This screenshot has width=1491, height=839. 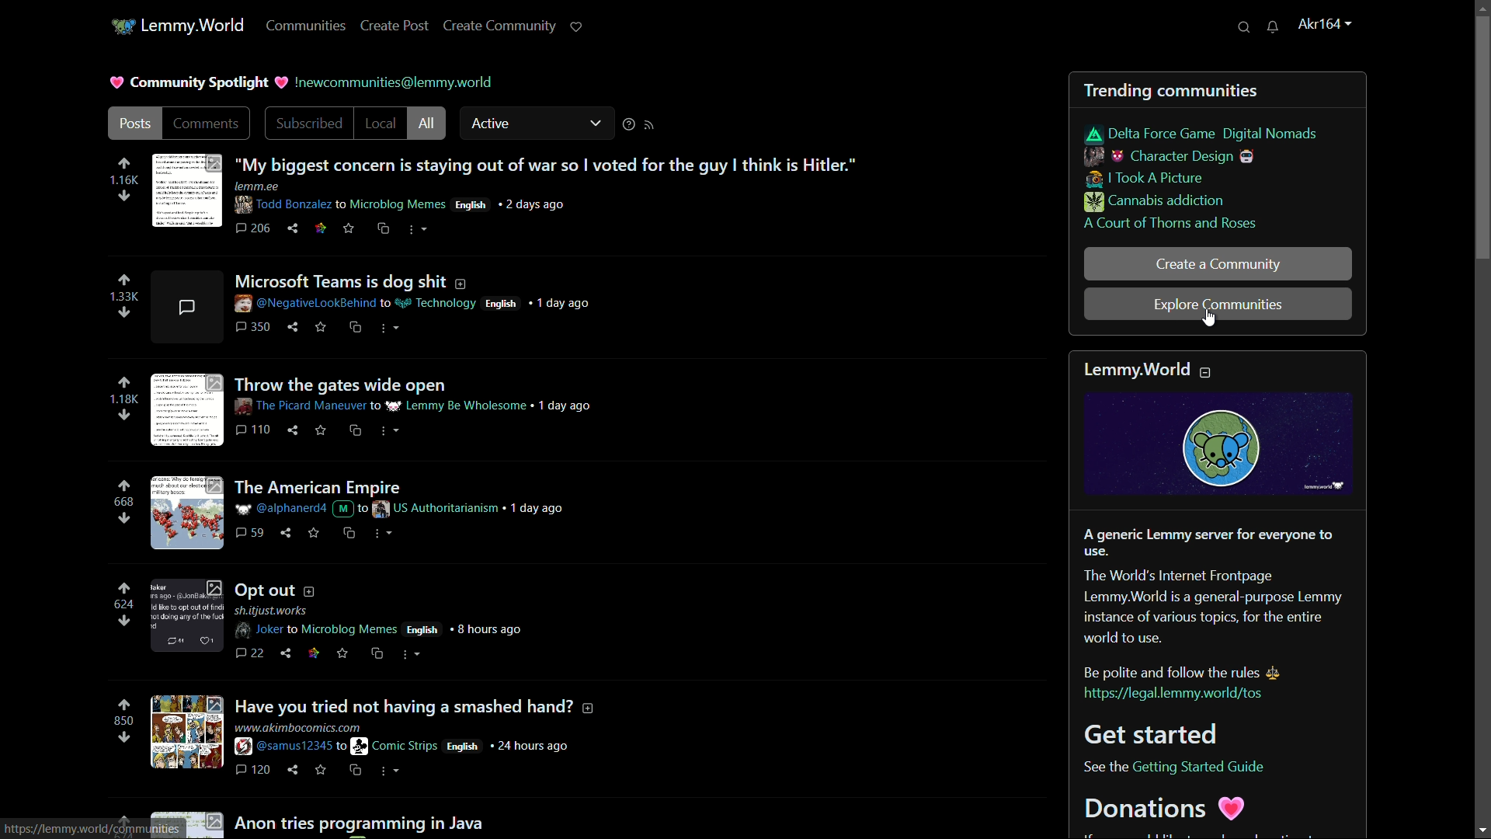 I want to click on url, so click(x=98, y=827).